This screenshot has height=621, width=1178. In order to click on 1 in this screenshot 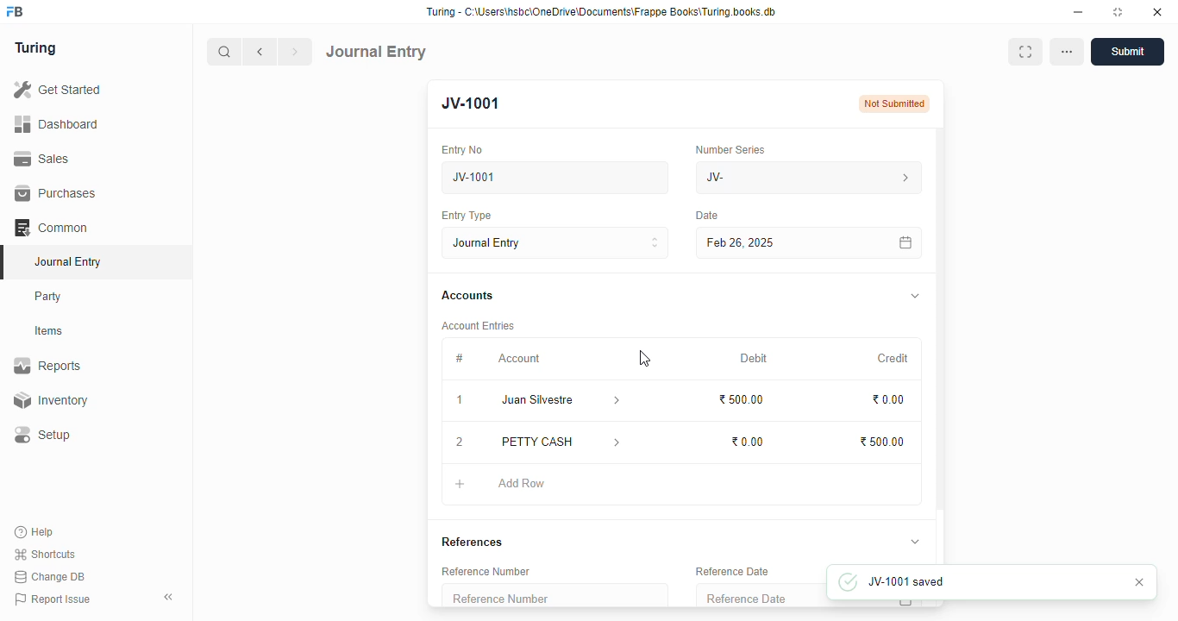, I will do `click(461, 402)`.